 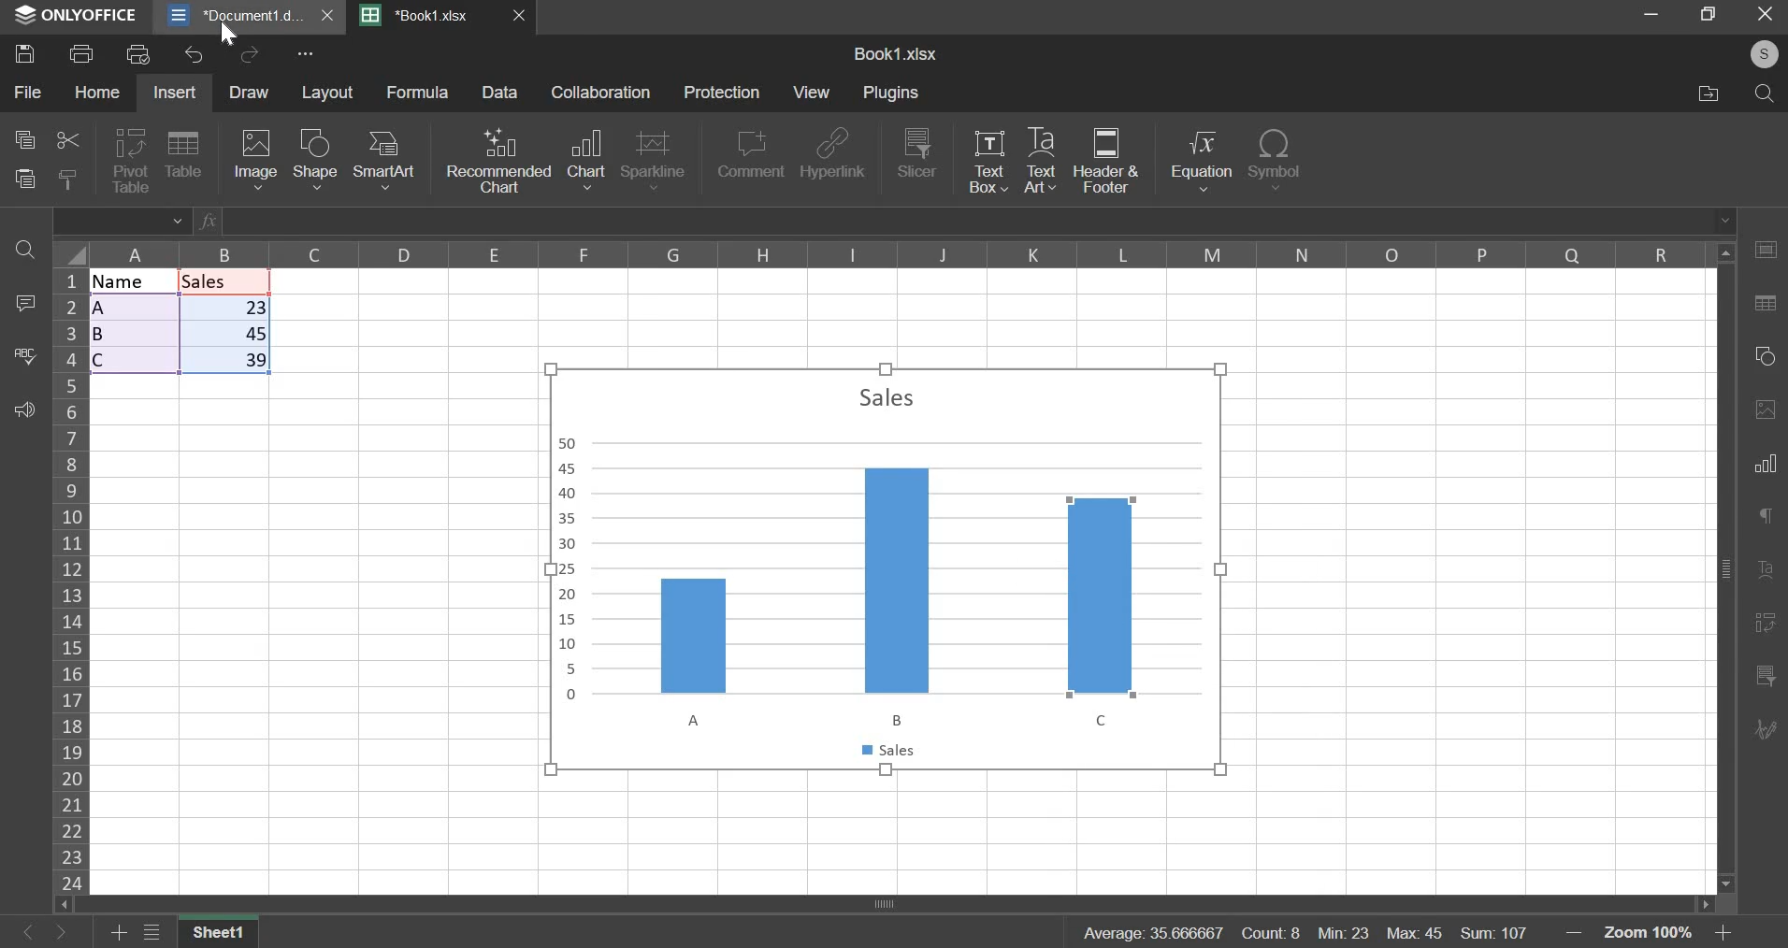 I want to click on print, so click(x=81, y=53).